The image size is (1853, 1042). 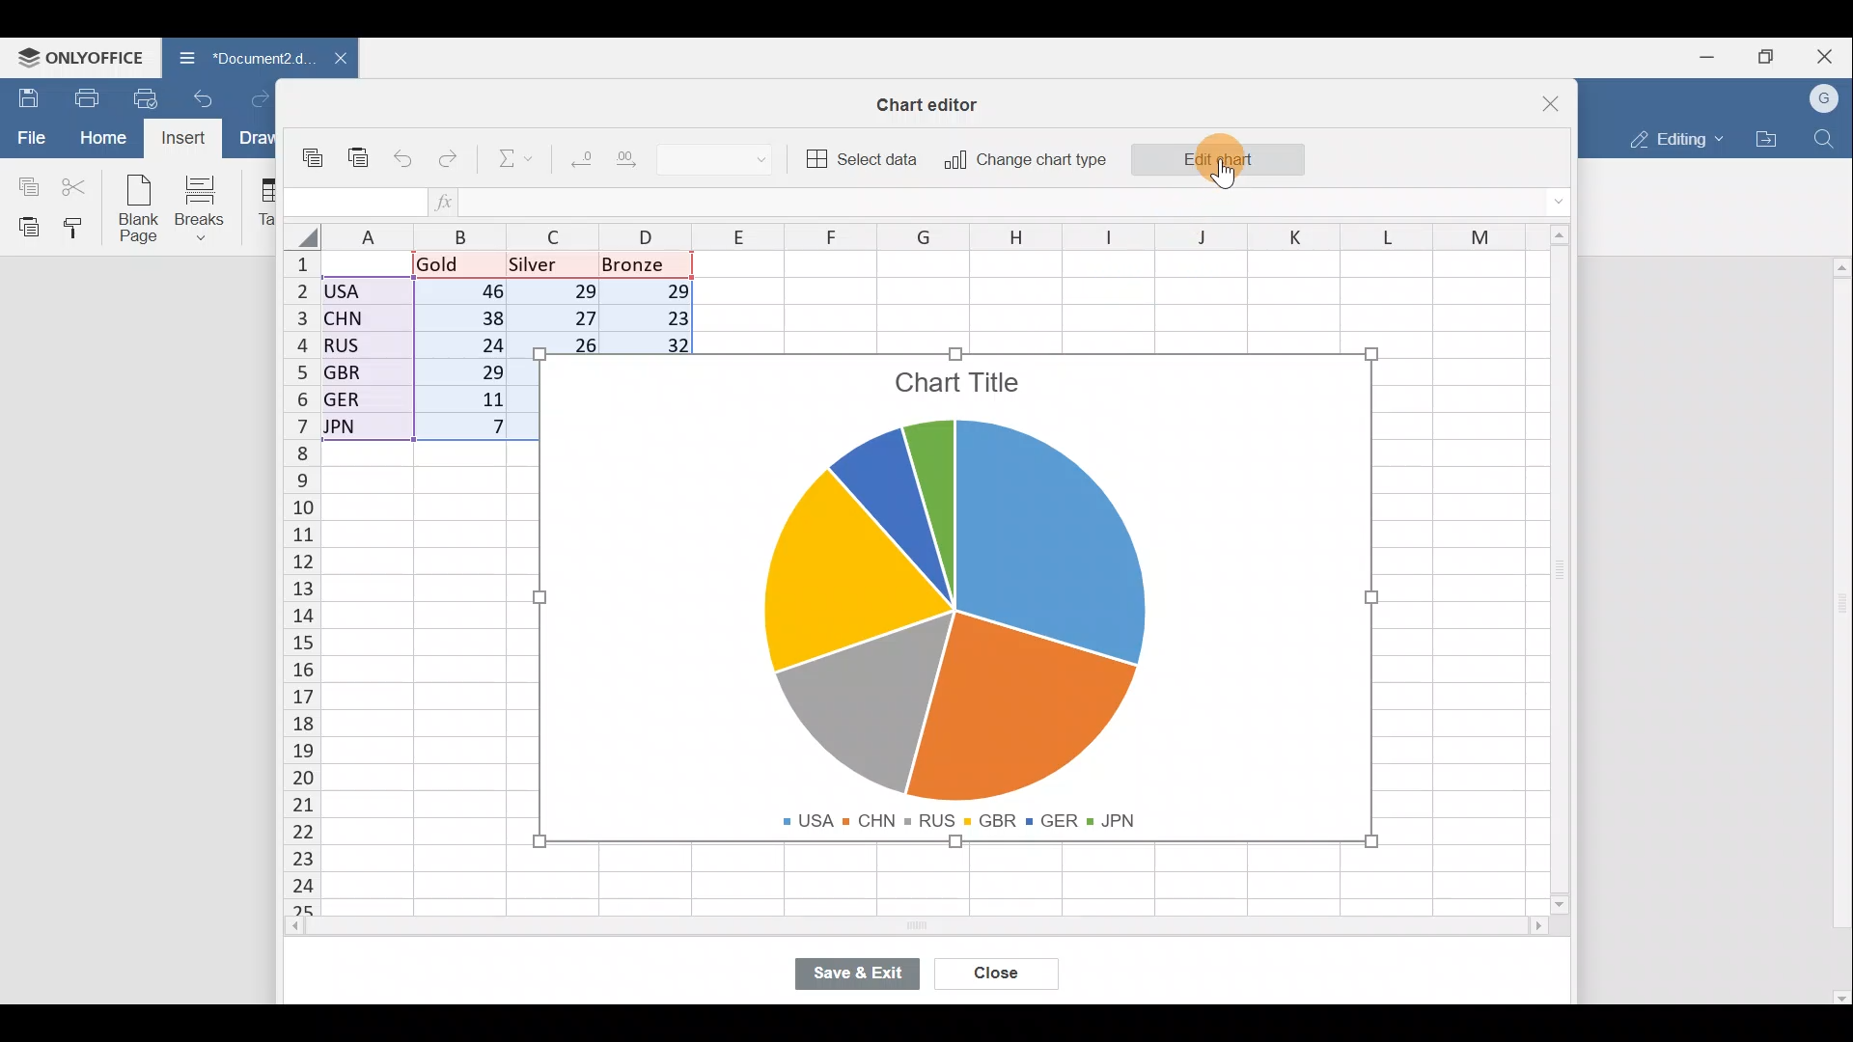 I want to click on Open file location, so click(x=1766, y=139).